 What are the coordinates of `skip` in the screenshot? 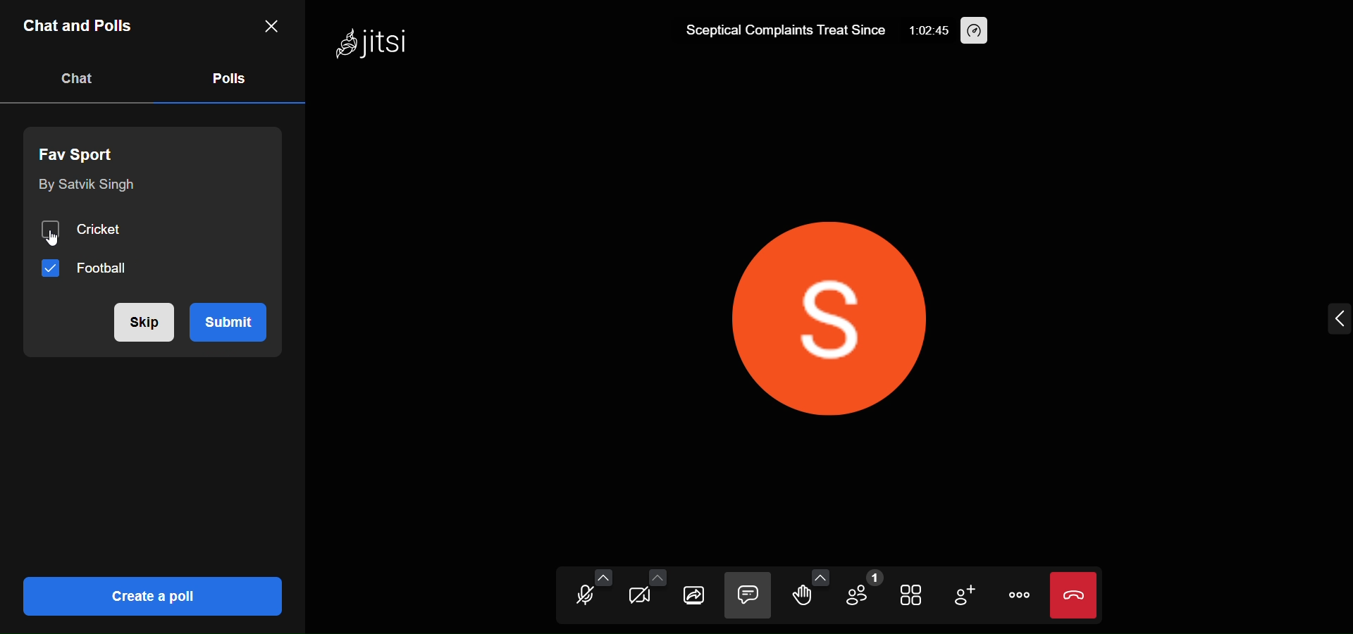 It's located at (140, 322).